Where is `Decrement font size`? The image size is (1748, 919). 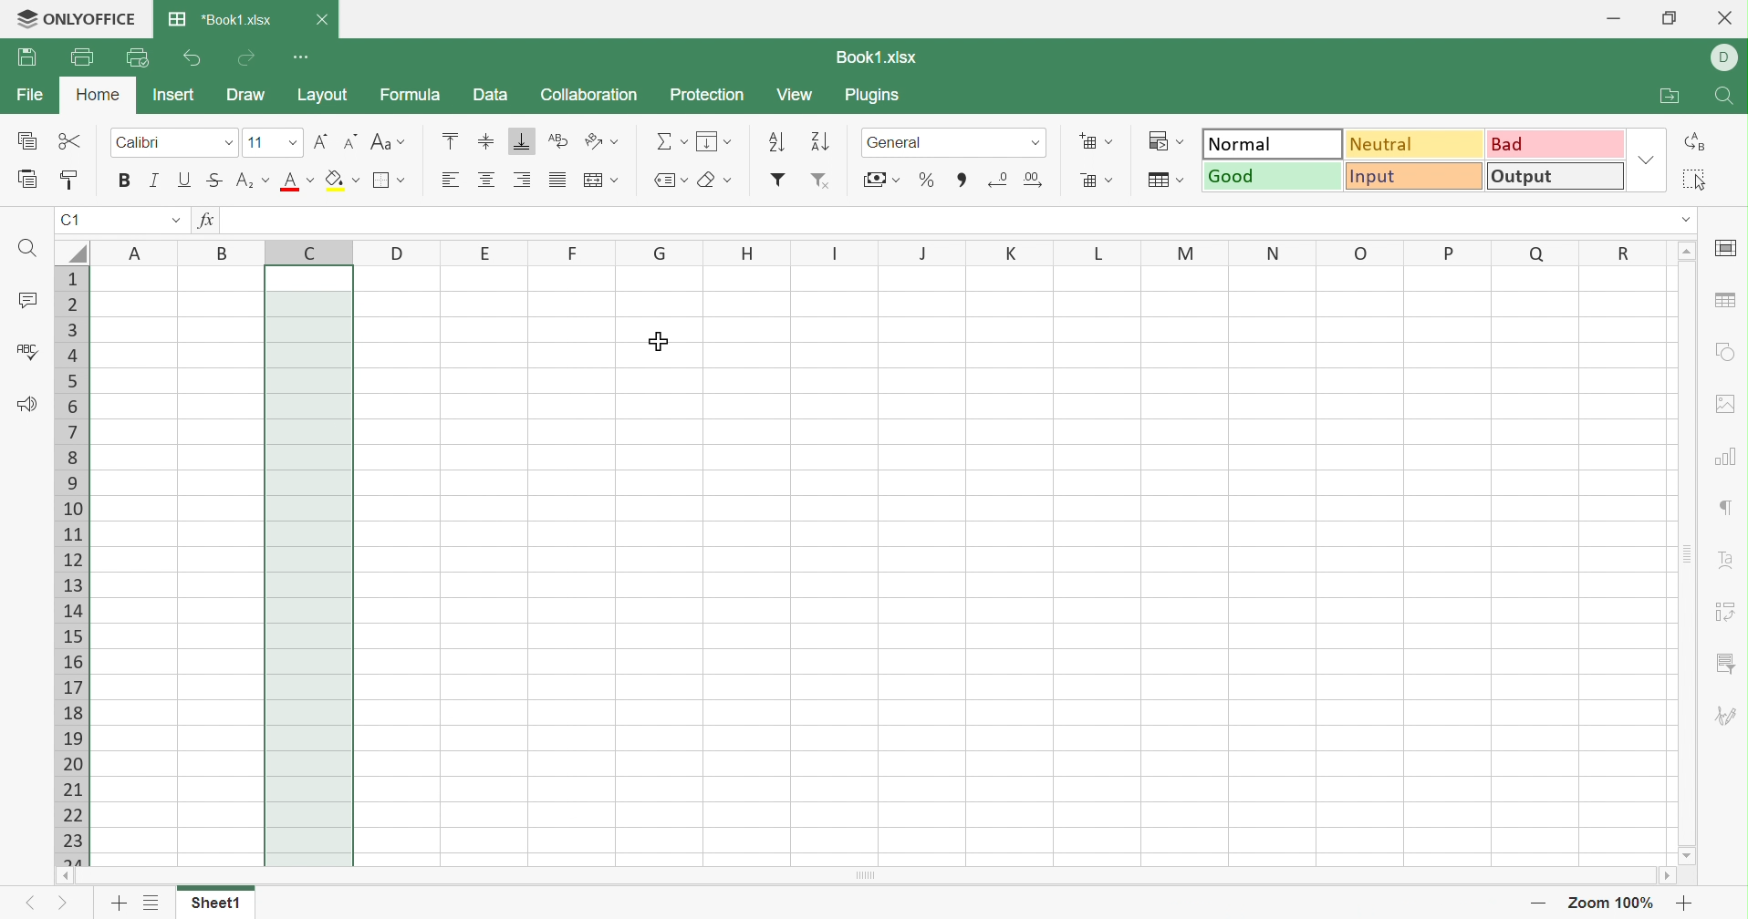 Decrement font size is located at coordinates (351, 139).